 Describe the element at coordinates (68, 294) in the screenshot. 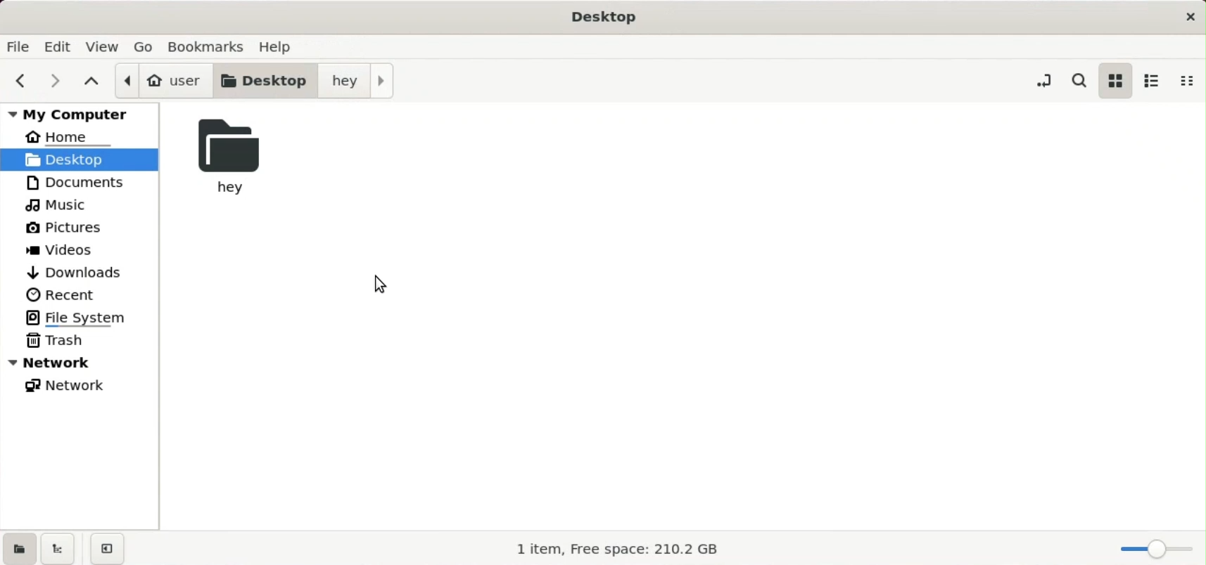

I see `recent` at that location.